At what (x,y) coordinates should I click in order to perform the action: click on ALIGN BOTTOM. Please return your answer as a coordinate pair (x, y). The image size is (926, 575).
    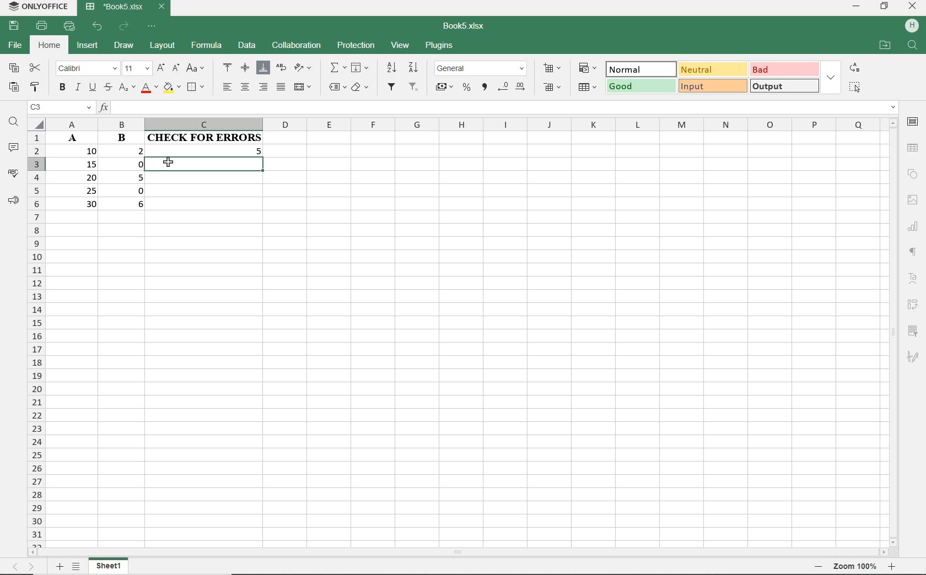
    Looking at the image, I should click on (263, 68).